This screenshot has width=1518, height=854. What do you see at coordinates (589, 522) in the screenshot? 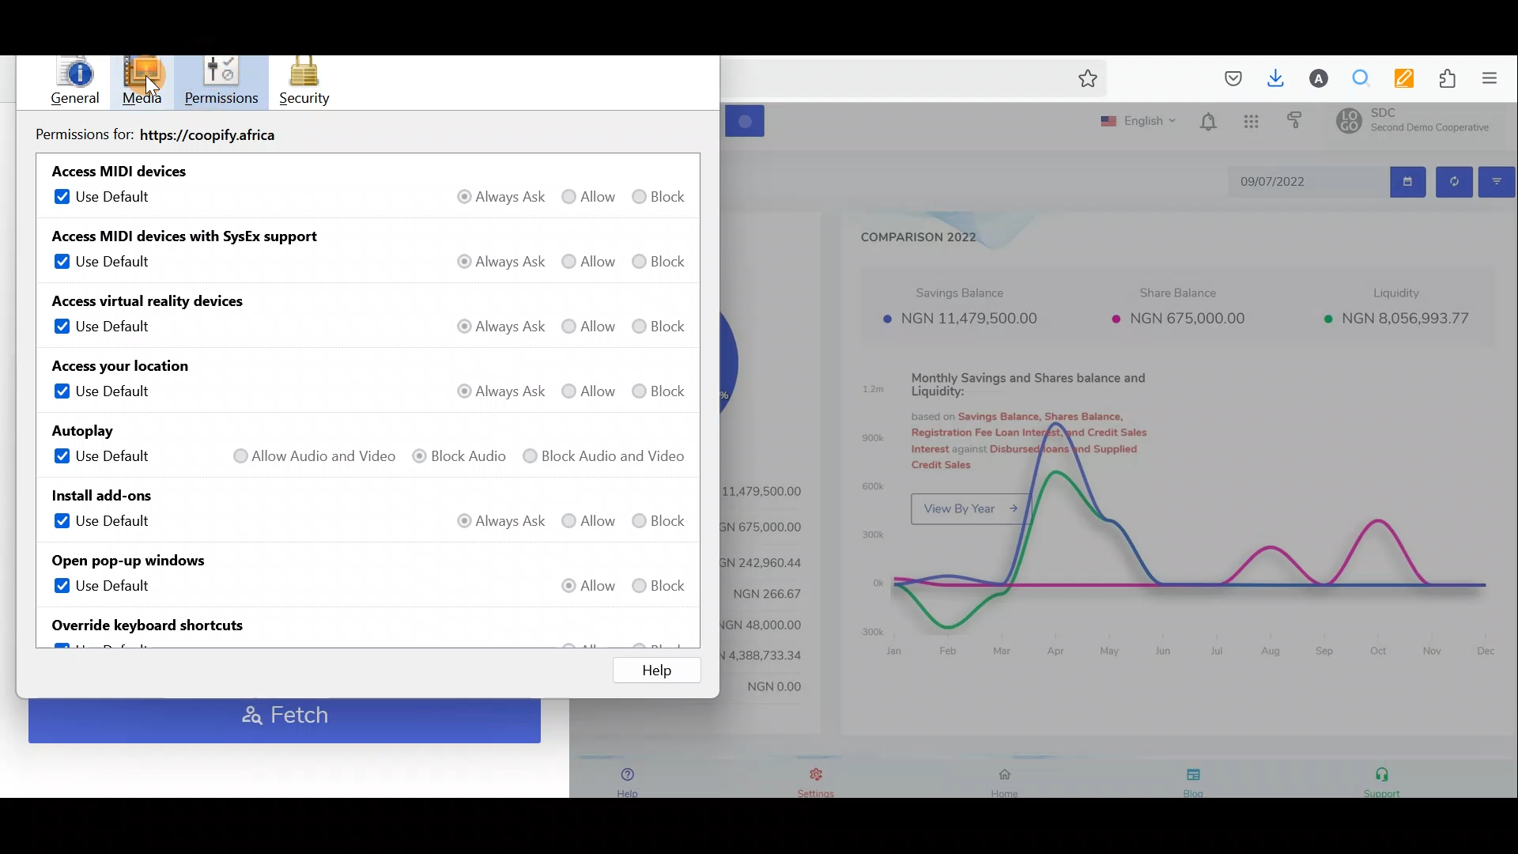
I see `Allow` at bounding box center [589, 522].